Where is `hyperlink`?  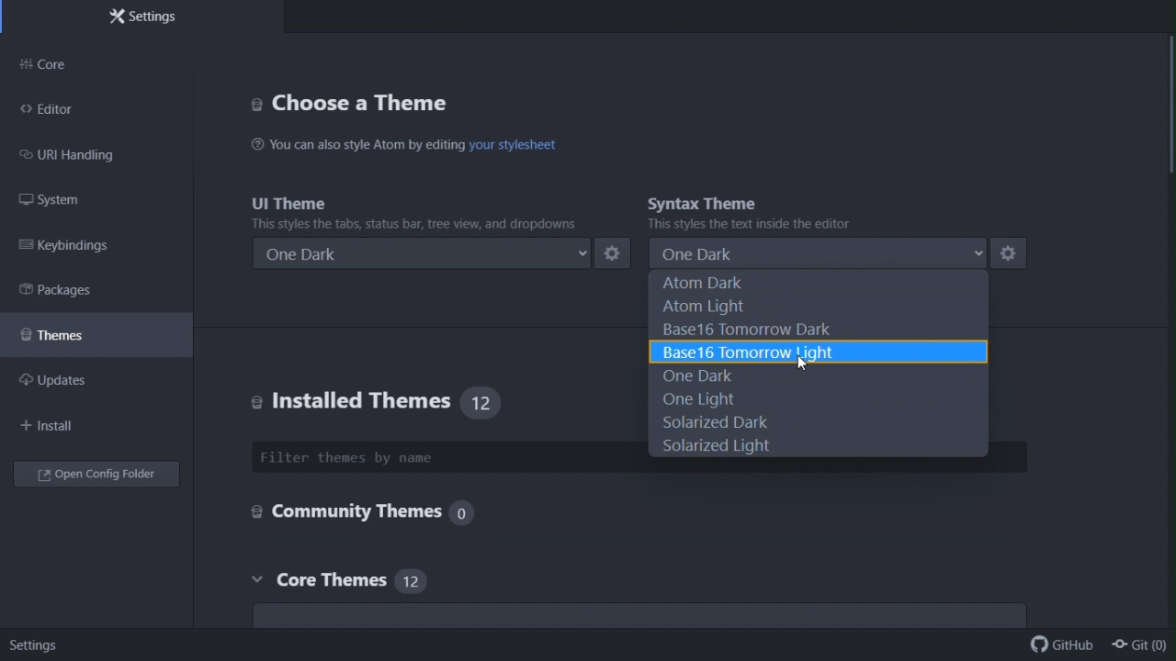 hyperlink is located at coordinates (511, 146).